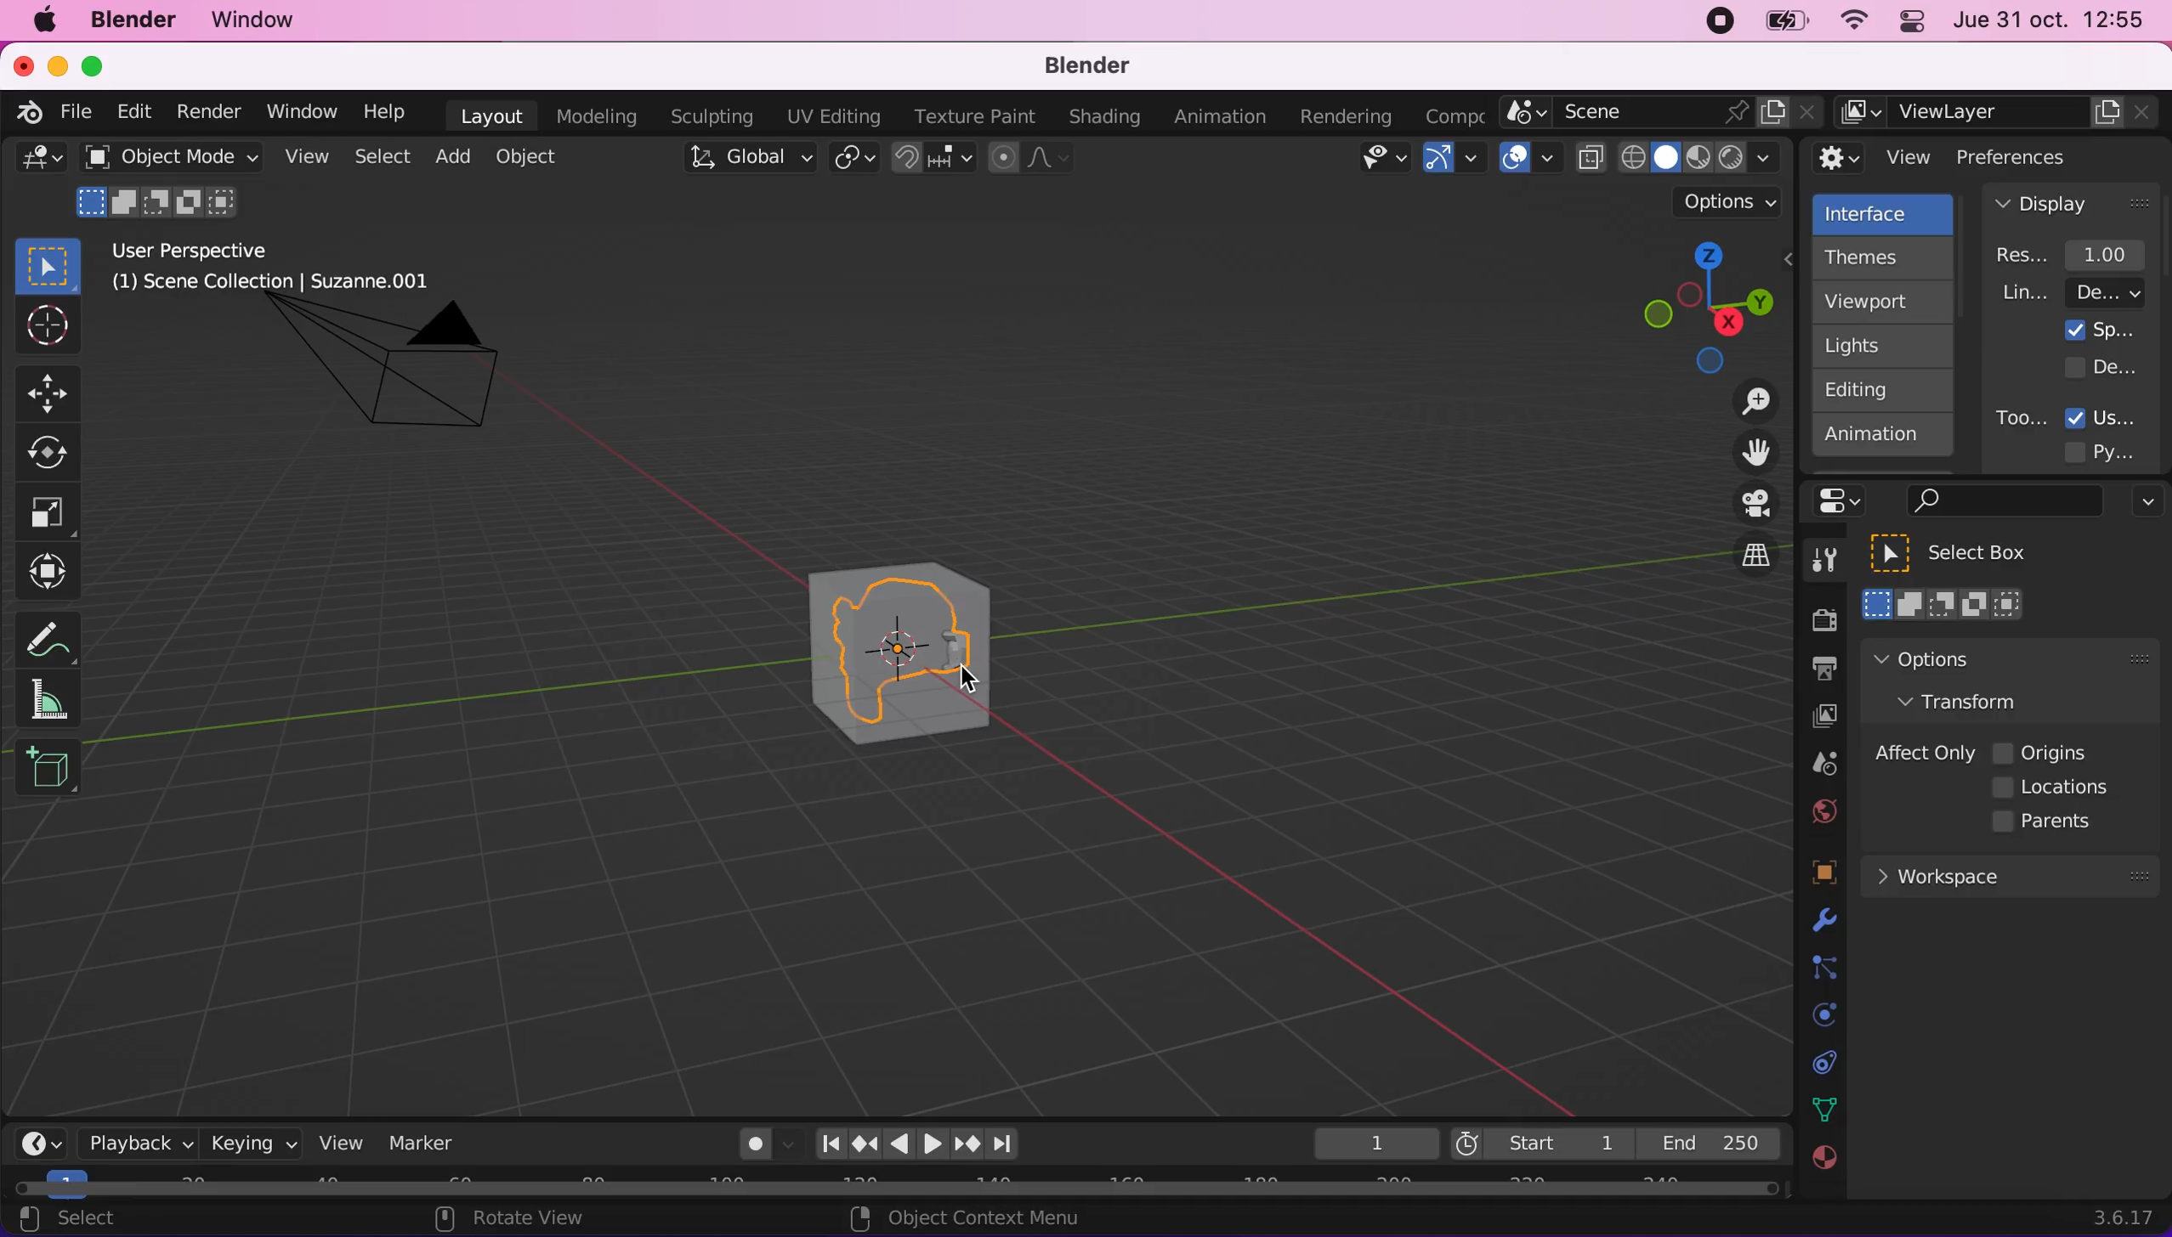  I want to click on view, so click(334, 1142).